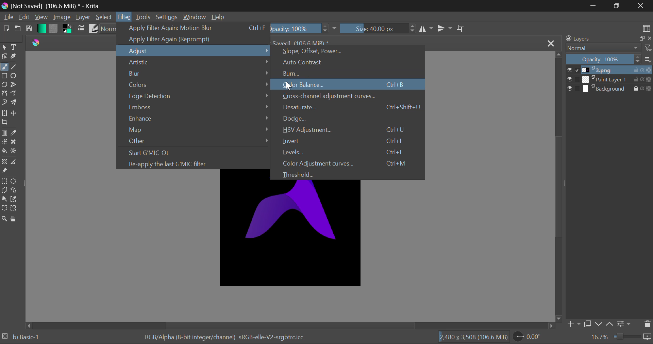  I want to click on move right, so click(554, 326).